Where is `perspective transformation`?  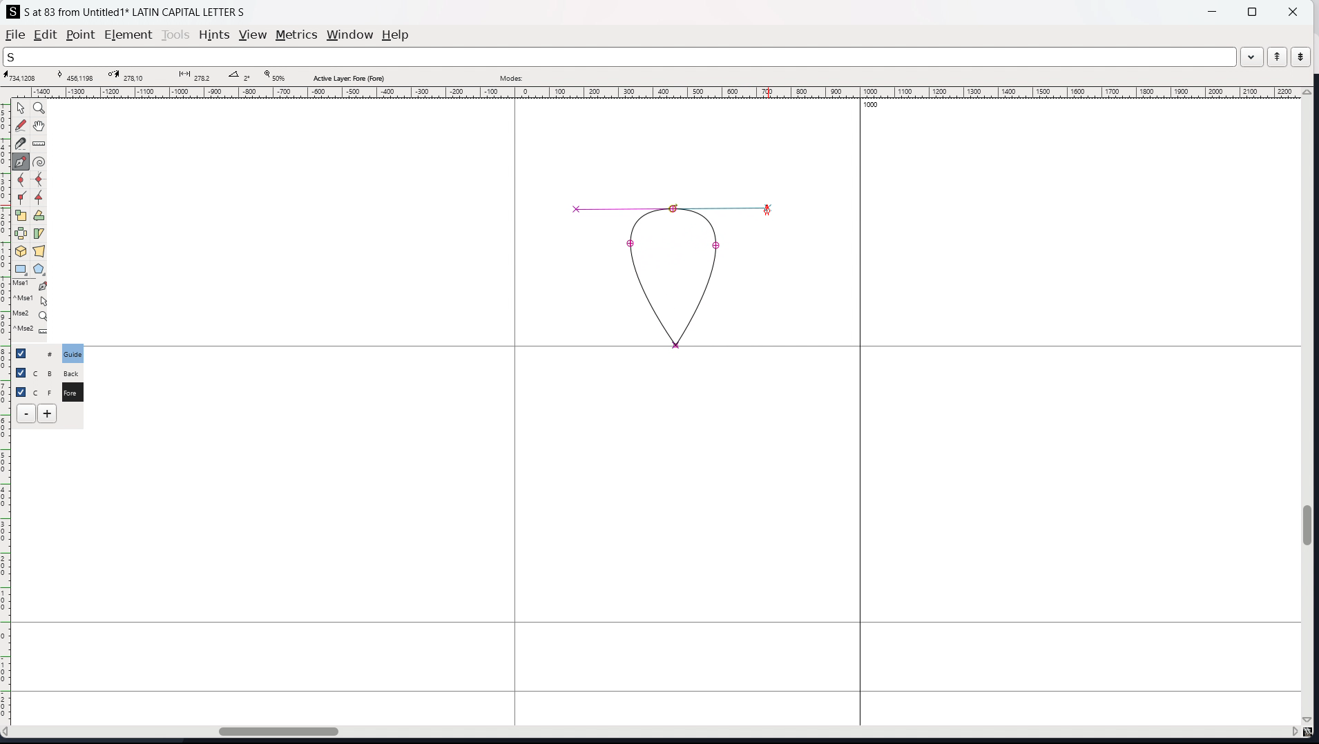 perspective transformation is located at coordinates (39, 251).